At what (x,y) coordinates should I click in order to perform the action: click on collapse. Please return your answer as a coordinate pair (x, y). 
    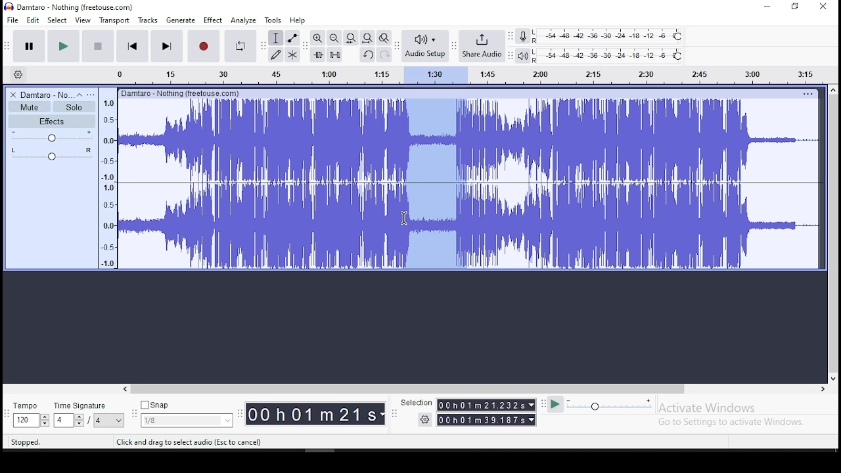
    Looking at the image, I should click on (79, 95).